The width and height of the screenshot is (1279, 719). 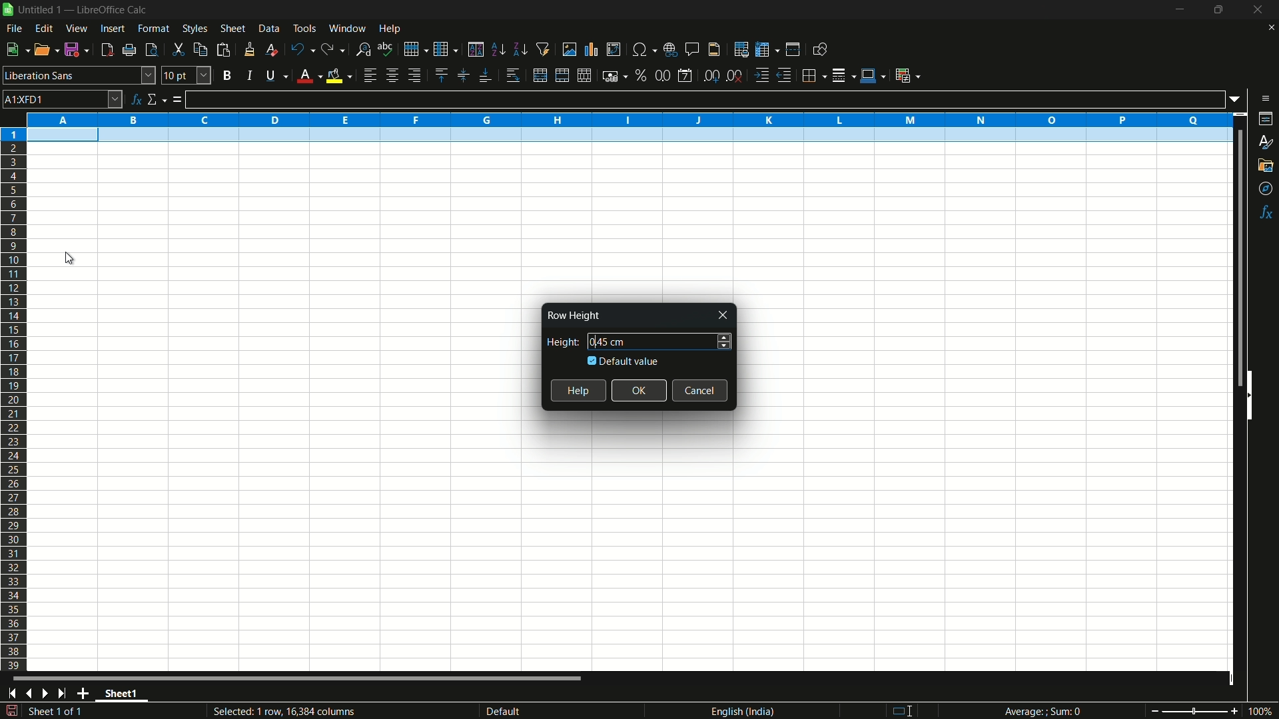 I want to click on data menu, so click(x=269, y=29).